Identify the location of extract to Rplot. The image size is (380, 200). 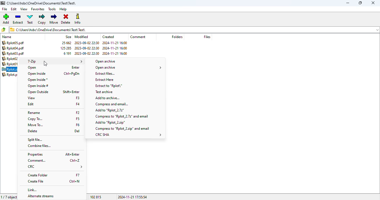
(108, 86).